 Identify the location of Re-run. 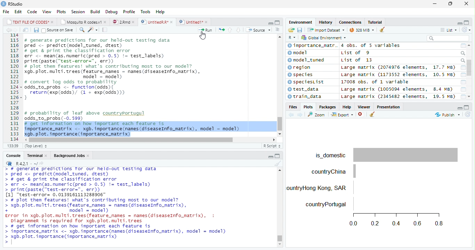
(220, 29).